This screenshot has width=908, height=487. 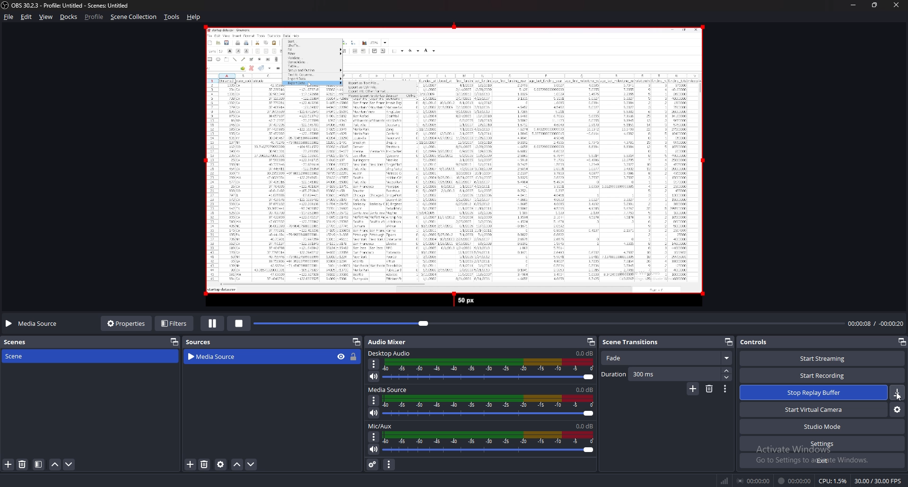 I want to click on mic/aux audio adjust, so click(x=489, y=443).